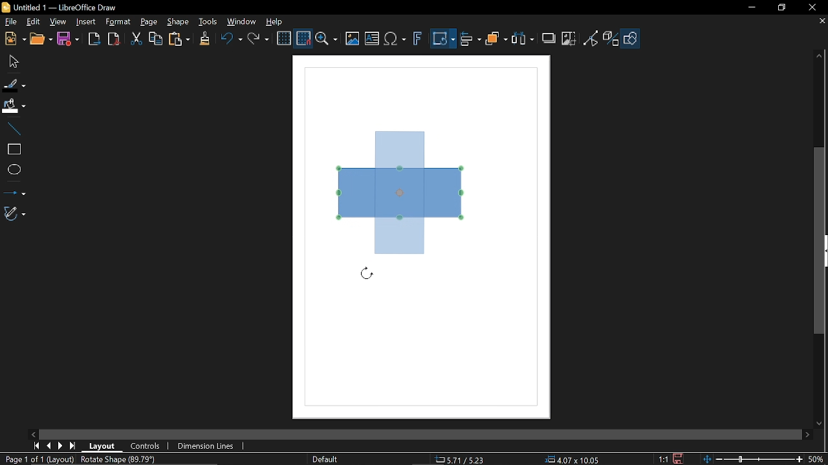  What do you see at coordinates (155, 41) in the screenshot?
I see `Copy` at bounding box center [155, 41].